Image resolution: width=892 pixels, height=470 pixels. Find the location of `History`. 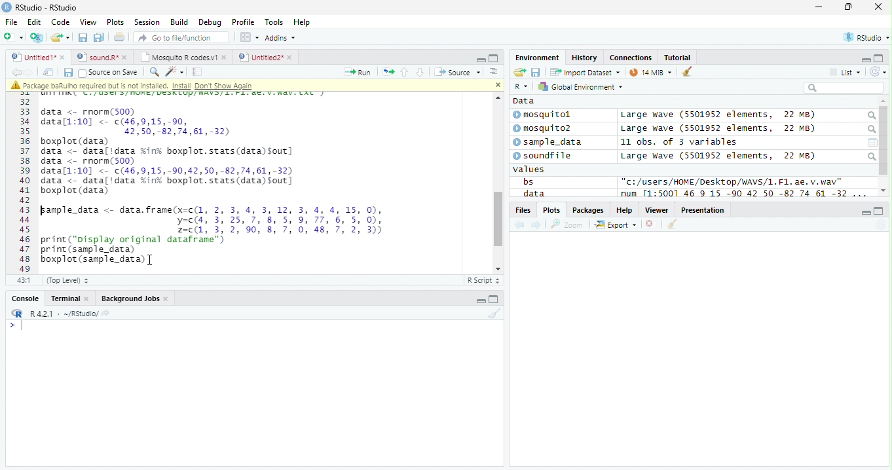

History is located at coordinates (584, 58).